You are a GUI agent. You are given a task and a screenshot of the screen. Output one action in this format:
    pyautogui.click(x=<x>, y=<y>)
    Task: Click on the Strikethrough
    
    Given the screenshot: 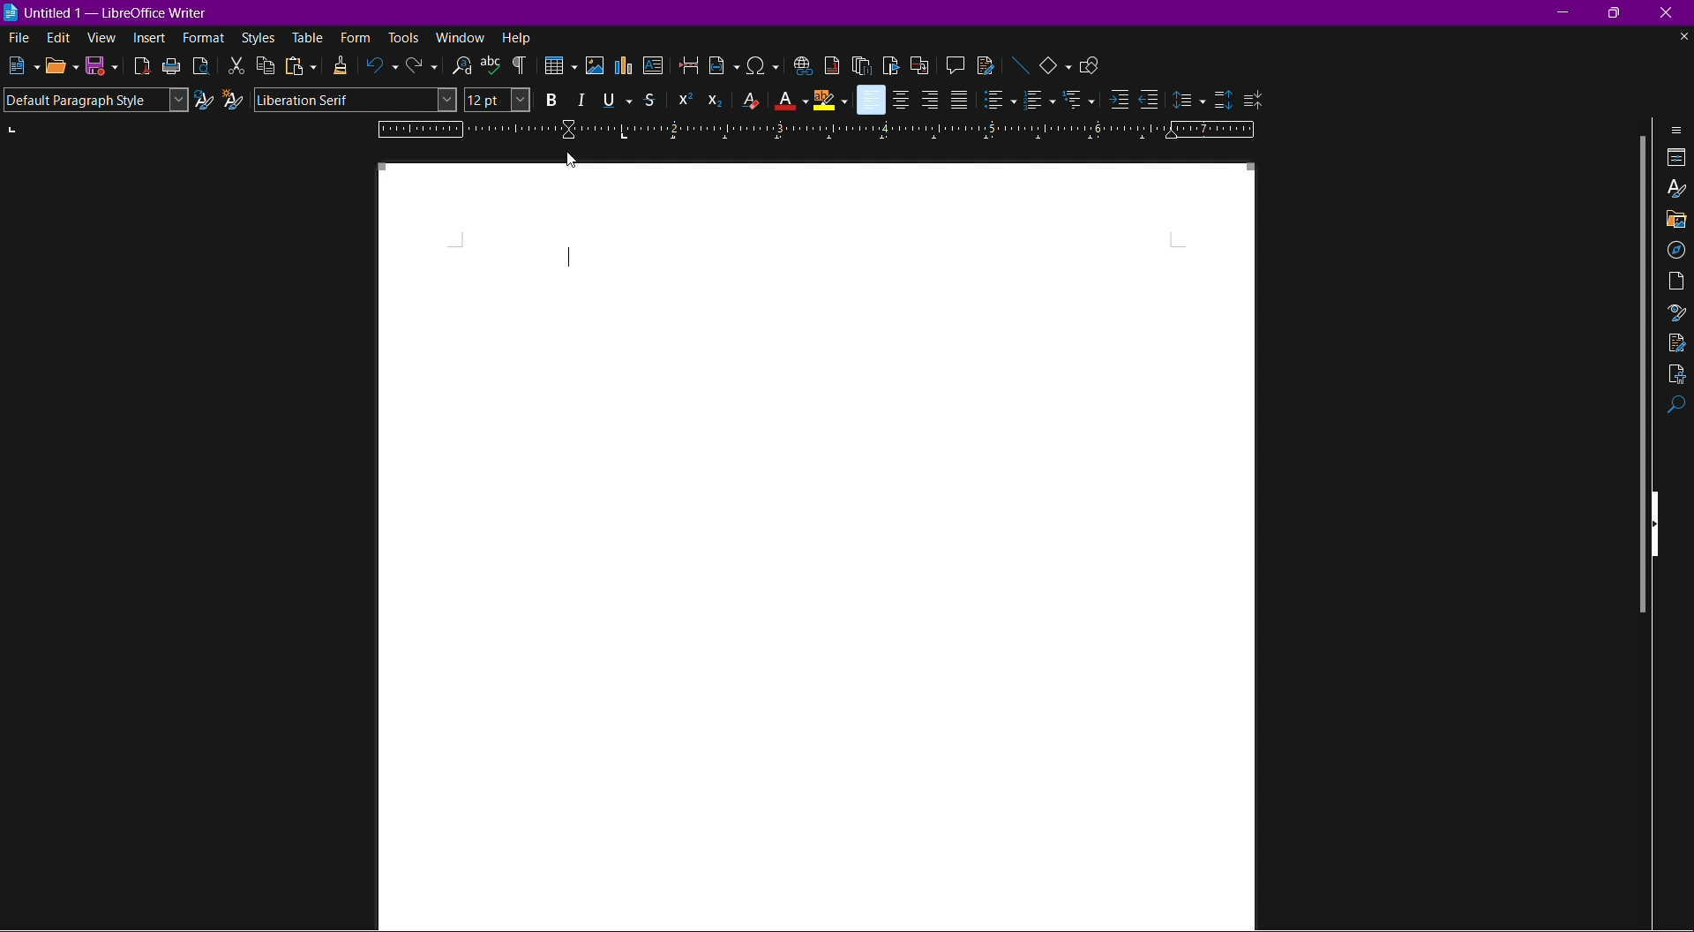 What is the action you would take?
    pyautogui.click(x=653, y=100)
    